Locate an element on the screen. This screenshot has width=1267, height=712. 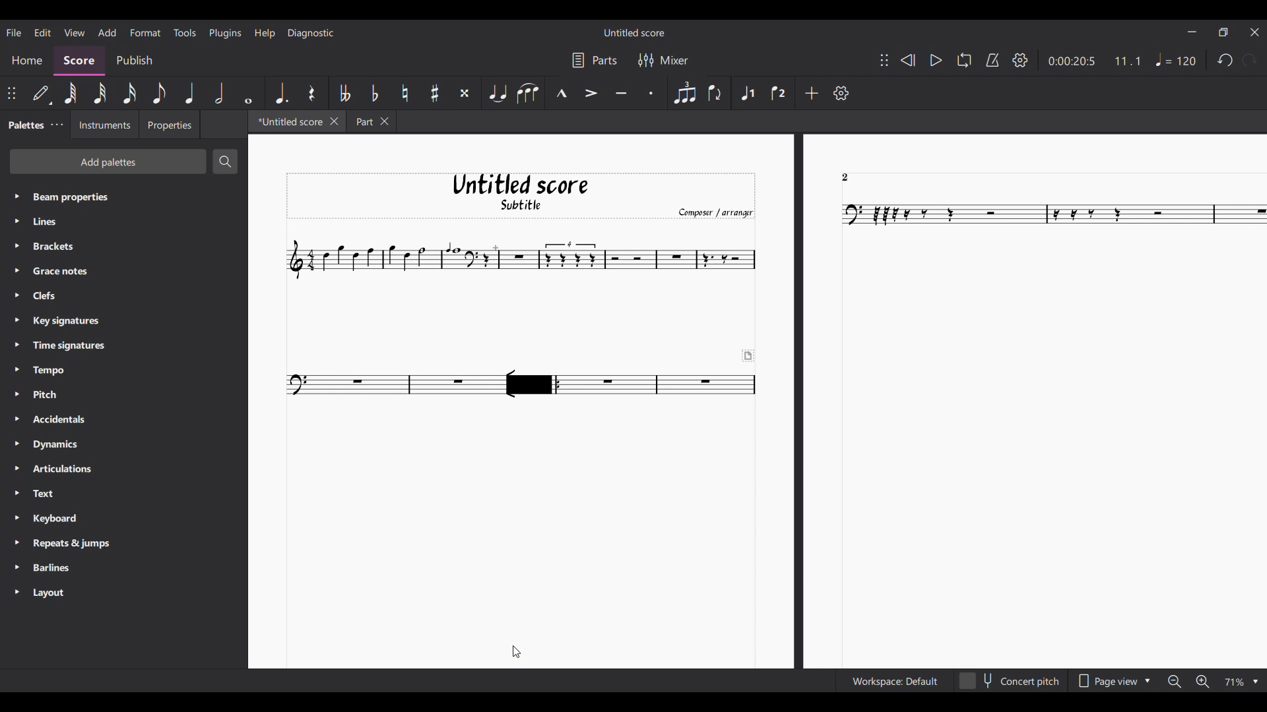
Description of current selection is located at coordinates (155, 680).